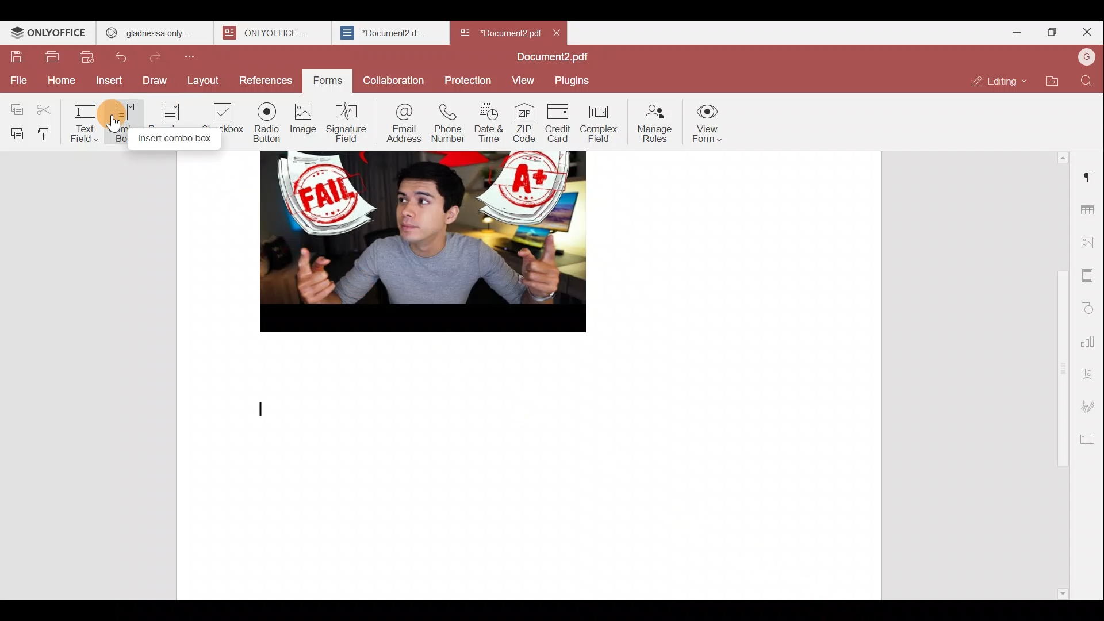  Describe the element at coordinates (49, 34) in the screenshot. I see `ONLYOFFICE` at that location.